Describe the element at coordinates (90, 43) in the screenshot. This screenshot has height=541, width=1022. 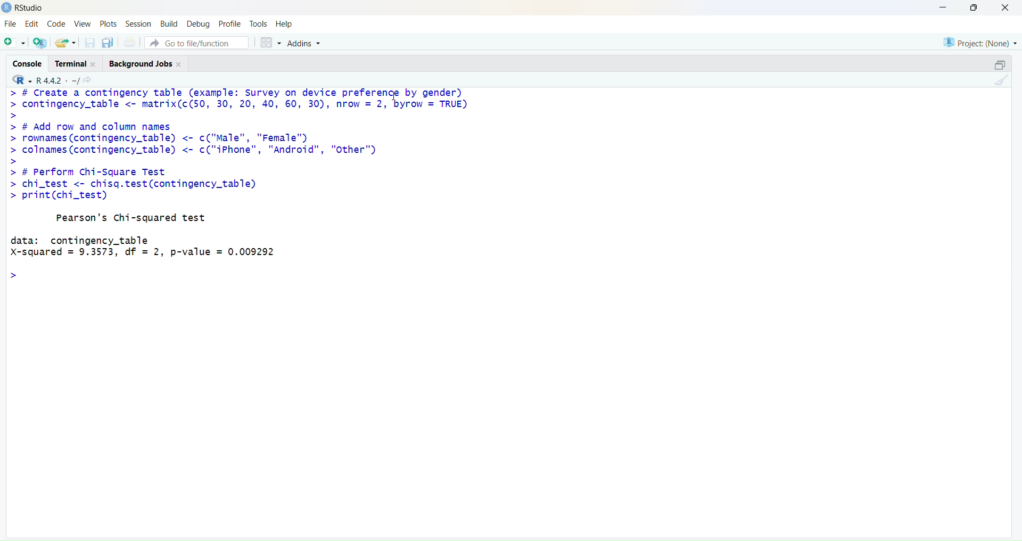
I see `save` at that location.